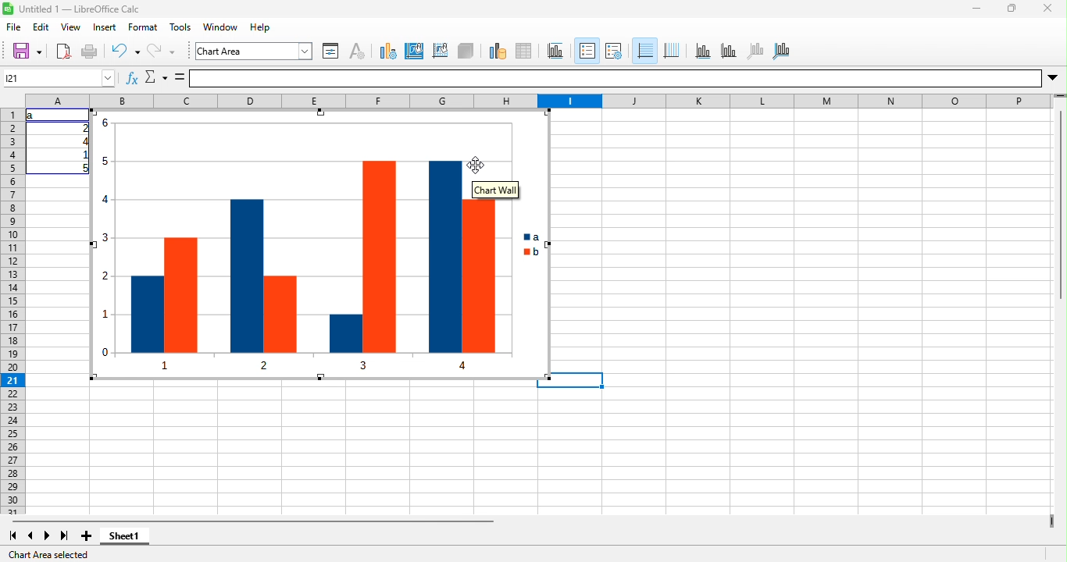 The image size is (1067, 562). I want to click on help, so click(260, 27).